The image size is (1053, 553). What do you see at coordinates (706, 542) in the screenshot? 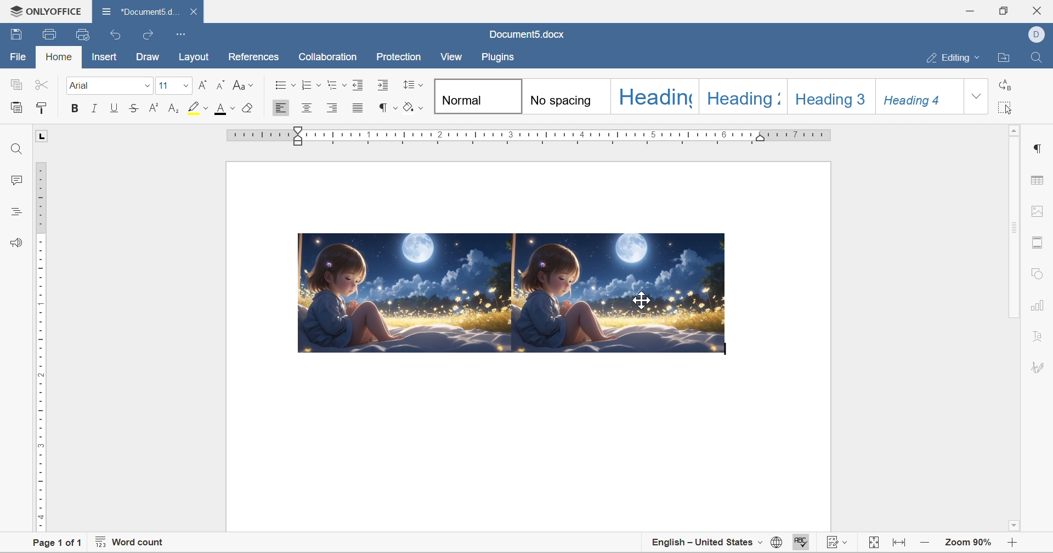
I see `english - united states` at bounding box center [706, 542].